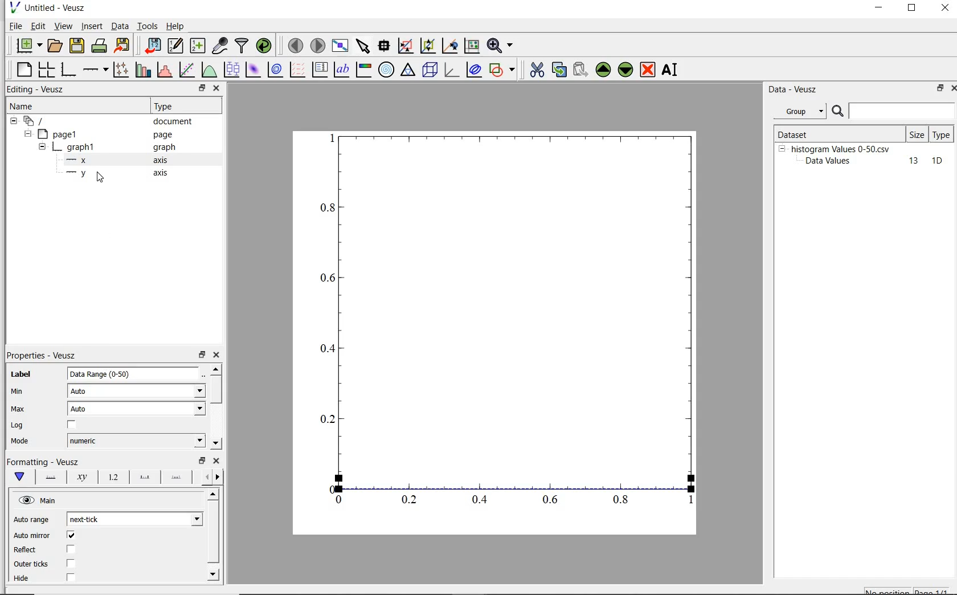  What do you see at coordinates (148, 26) in the screenshot?
I see `tools ` at bounding box center [148, 26].